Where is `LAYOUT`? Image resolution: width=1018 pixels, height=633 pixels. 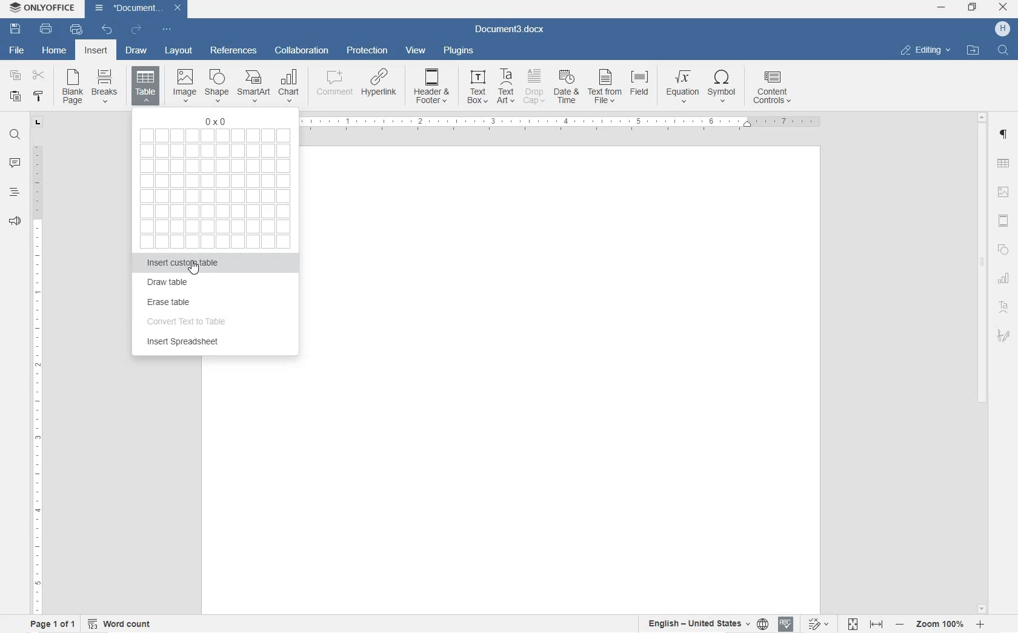
LAYOUT is located at coordinates (179, 52).